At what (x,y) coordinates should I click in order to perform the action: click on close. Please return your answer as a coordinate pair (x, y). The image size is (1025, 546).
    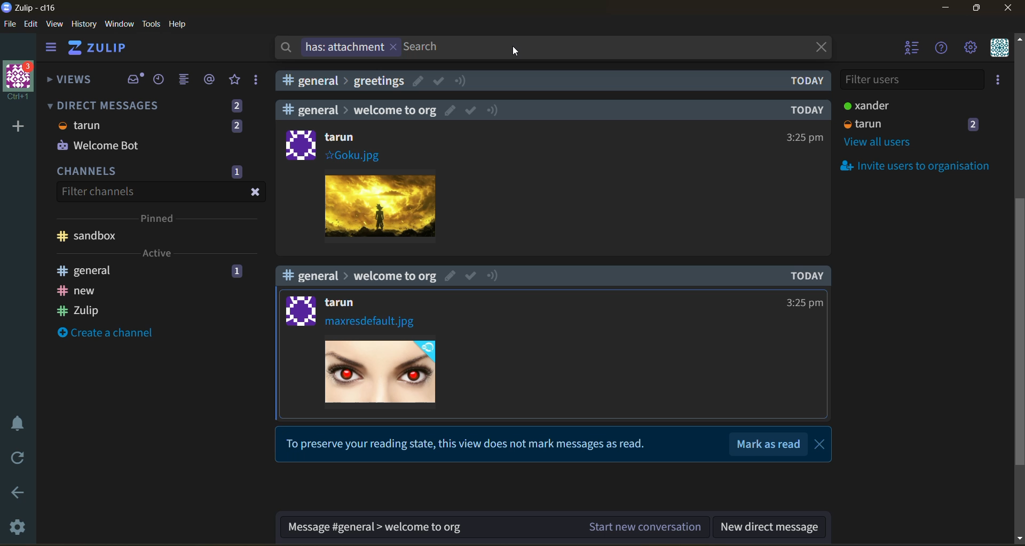
    Looking at the image, I should click on (1010, 8).